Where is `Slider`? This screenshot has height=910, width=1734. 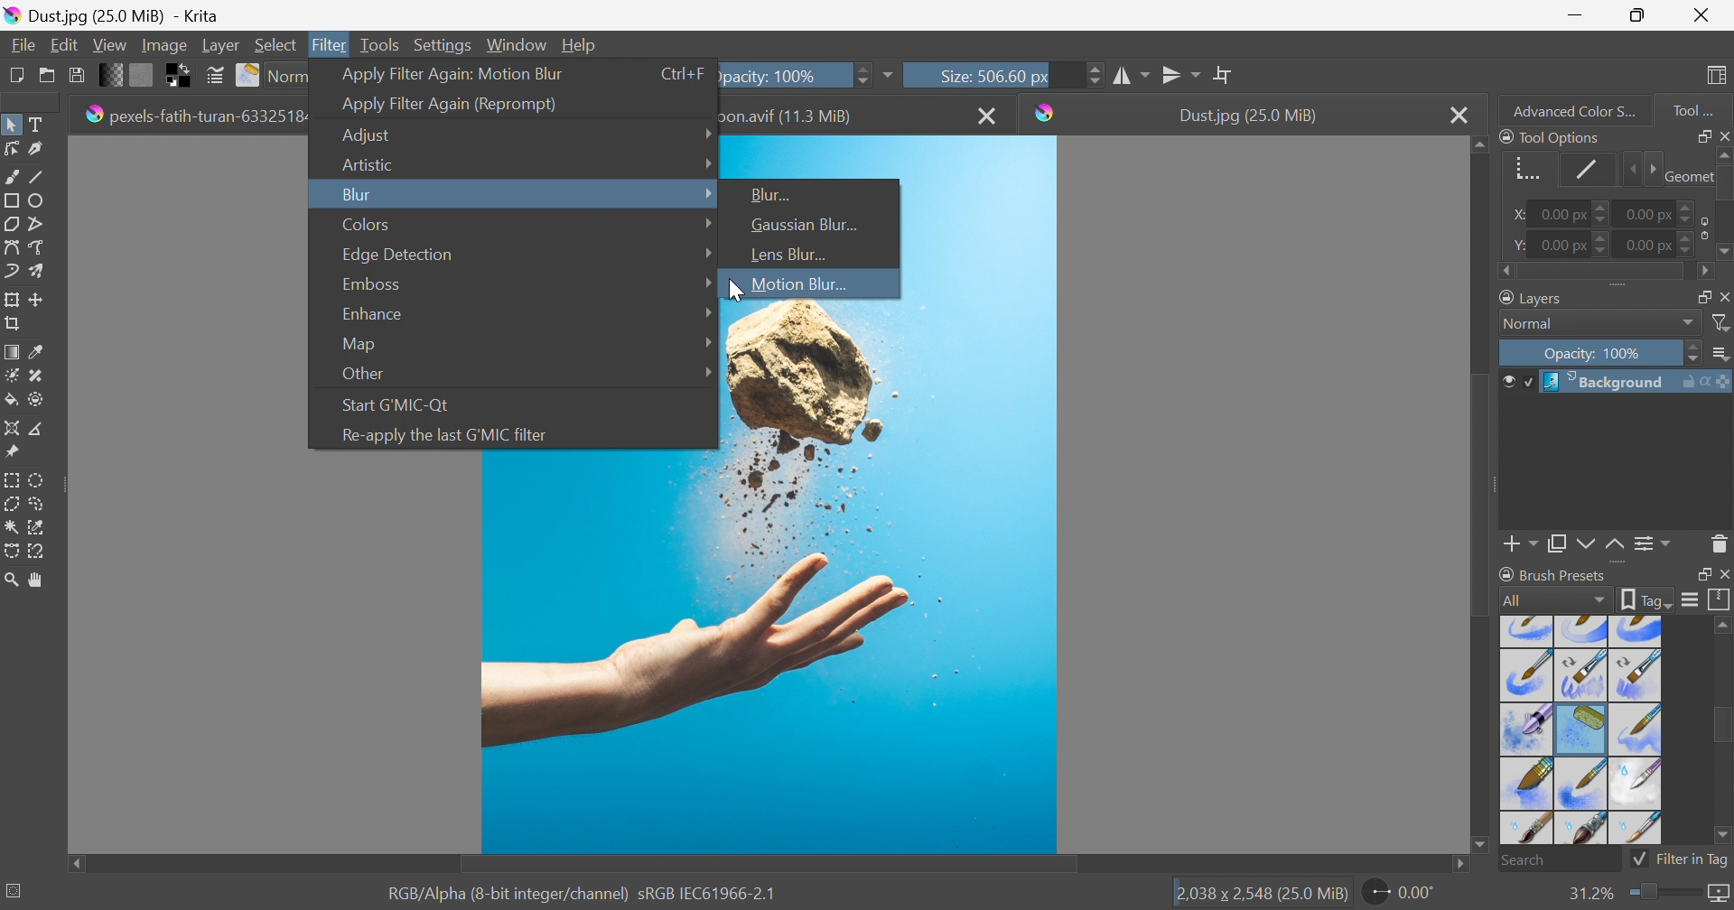 Slider is located at coordinates (1604, 273).